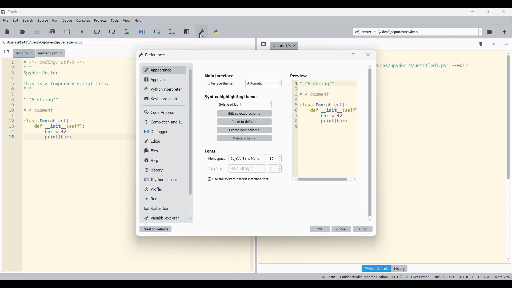 The image size is (512, 288). What do you see at coordinates (127, 32) in the screenshot?
I see `Run selection/current line` at bounding box center [127, 32].